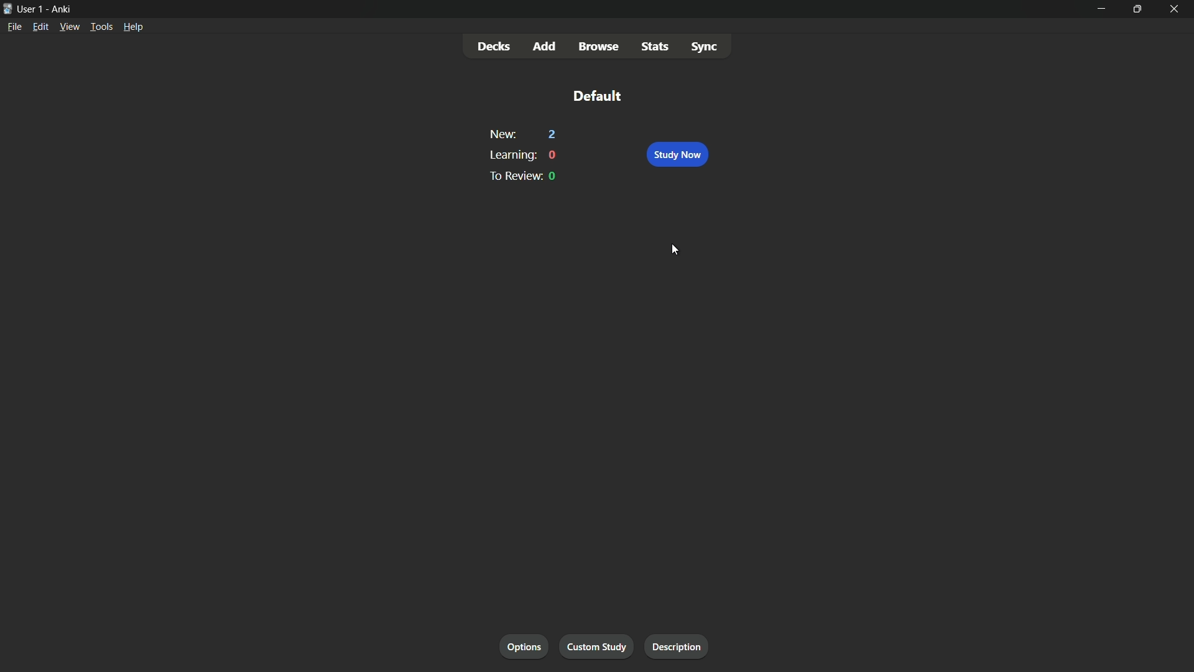 This screenshot has height=672, width=1194. Describe the element at coordinates (42, 26) in the screenshot. I see `edit menu` at that location.